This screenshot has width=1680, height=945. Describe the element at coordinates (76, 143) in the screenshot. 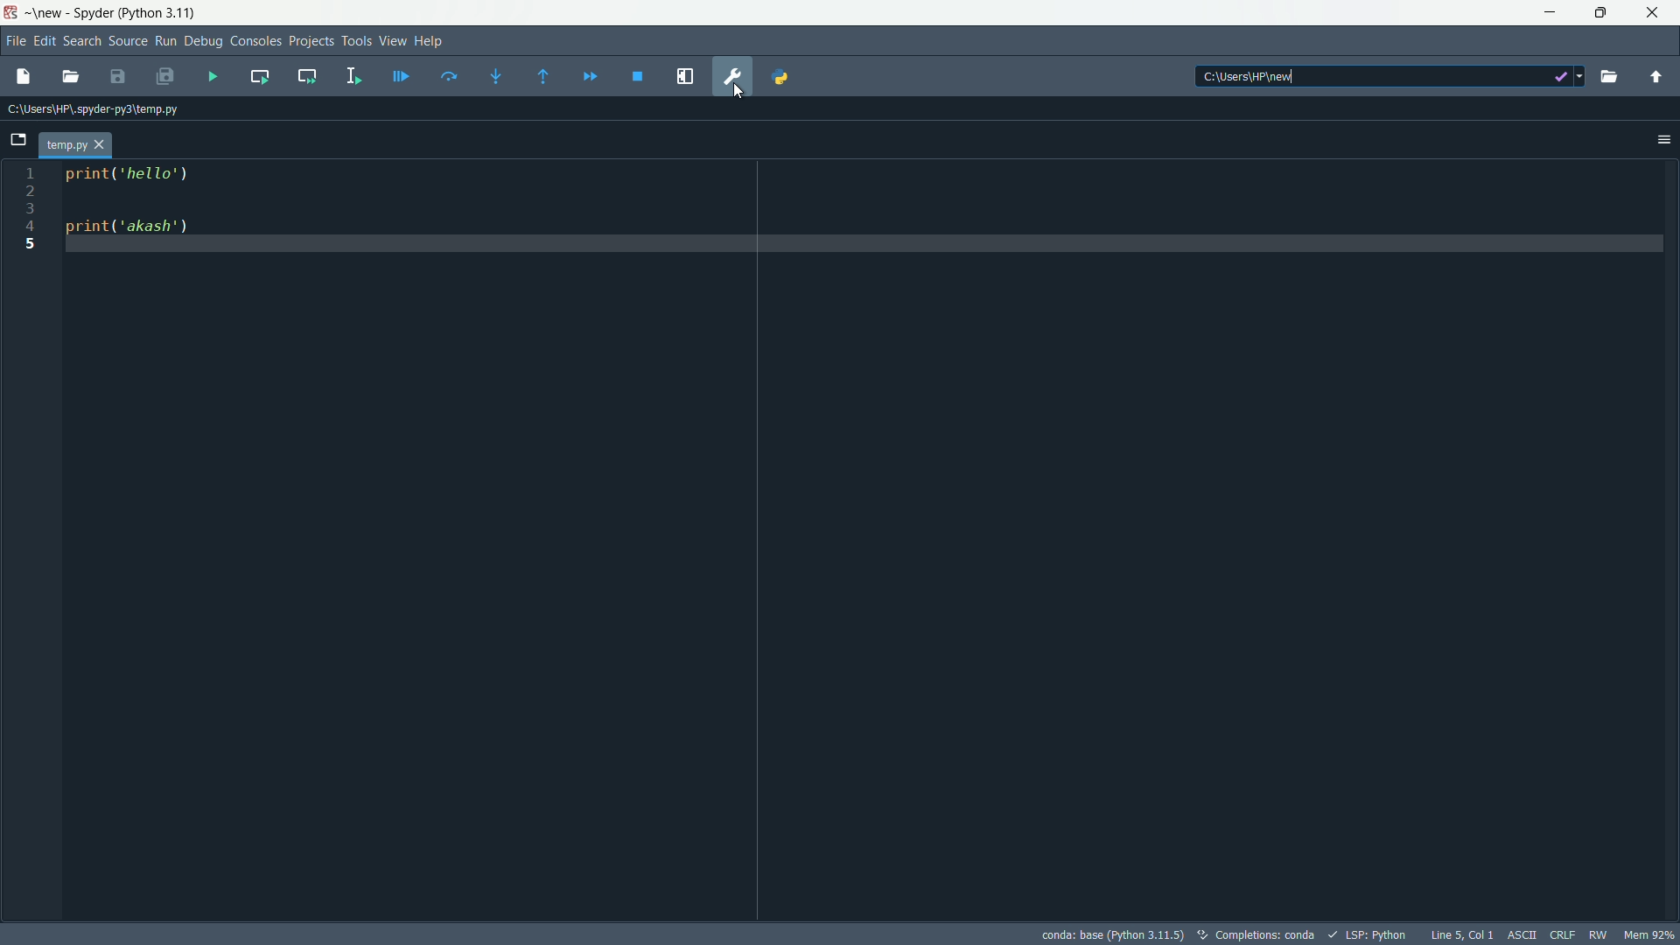

I see `file tab` at that location.